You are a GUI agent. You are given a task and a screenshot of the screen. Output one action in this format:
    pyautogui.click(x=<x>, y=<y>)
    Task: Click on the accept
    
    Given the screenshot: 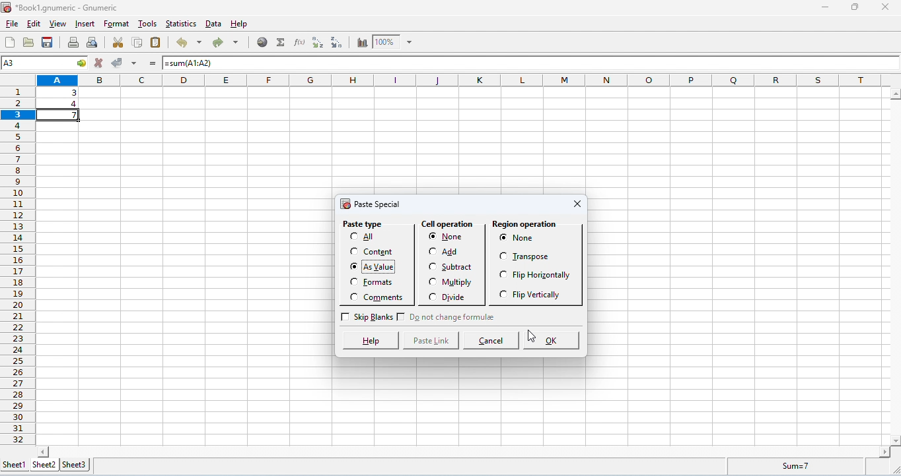 What is the action you would take?
    pyautogui.click(x=117, y=63)
    